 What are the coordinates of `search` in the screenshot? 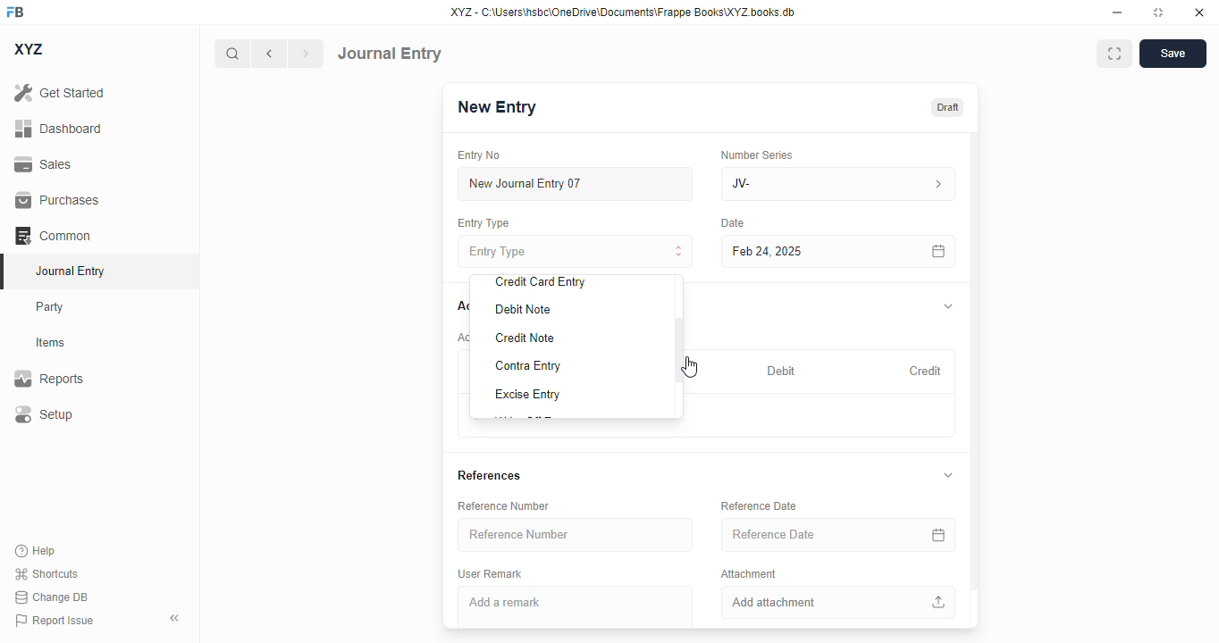 It's located at (231, 54).